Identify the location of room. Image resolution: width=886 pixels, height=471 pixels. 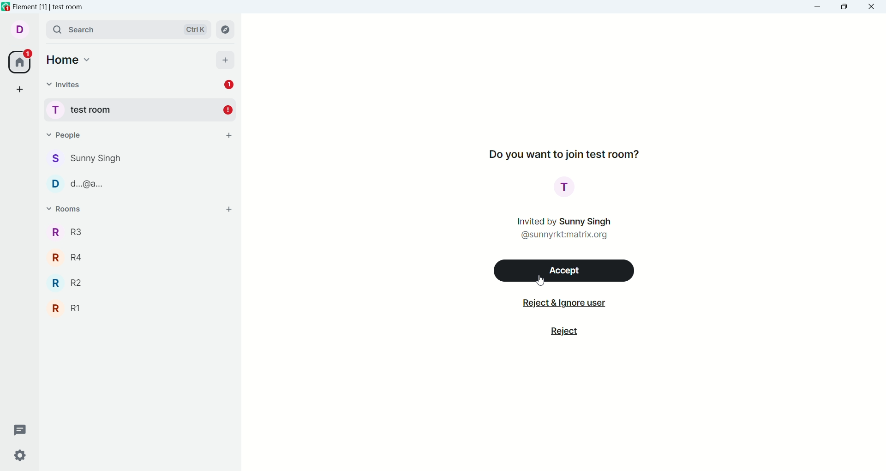
(566, 188).